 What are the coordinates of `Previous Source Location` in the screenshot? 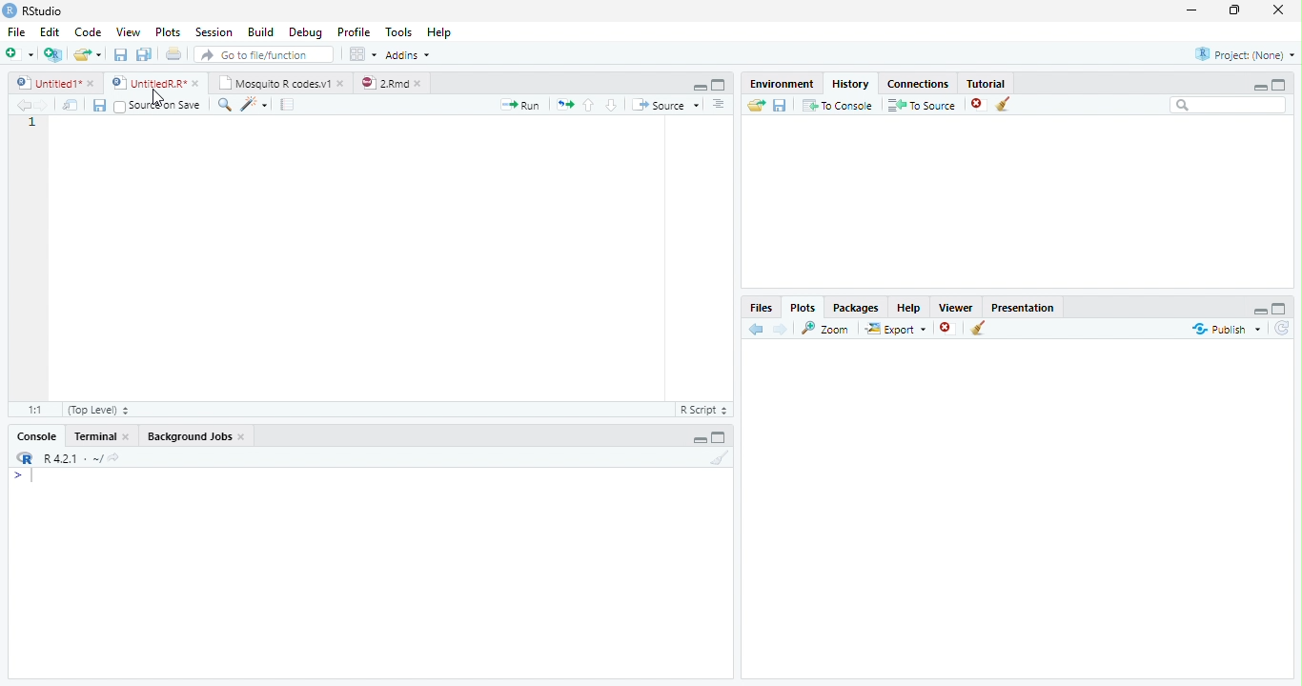 It's located at (21, 105).